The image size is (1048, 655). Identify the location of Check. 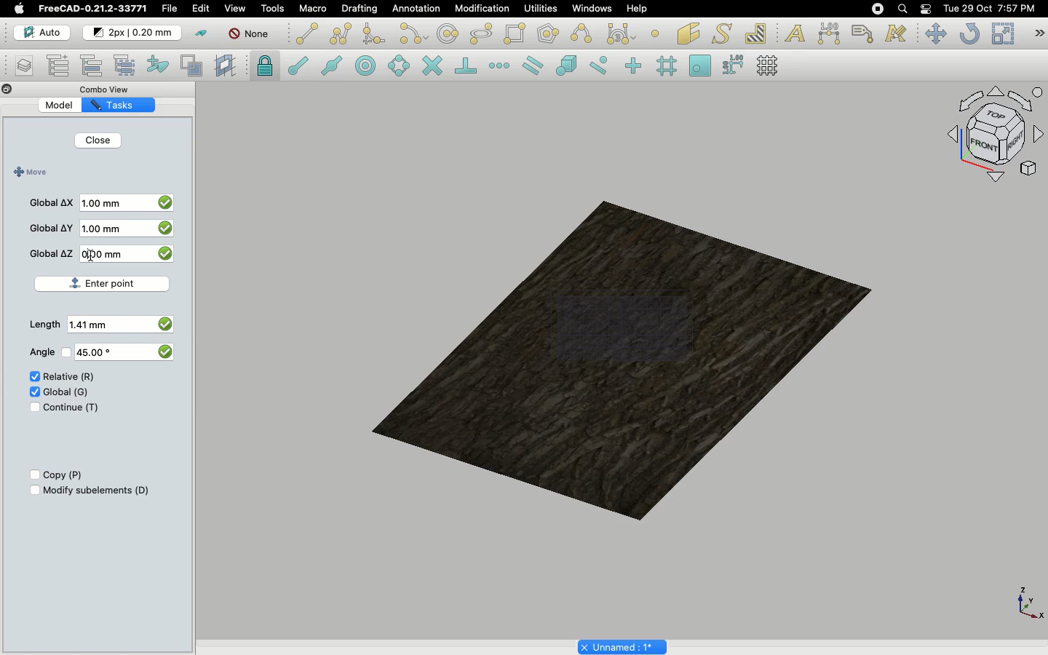
(31, 378).